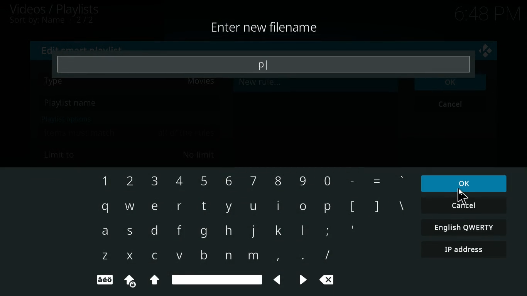 The width and height of the screenshot is (527, 296). What do you see at coordinates (300, 280) in the screenshot?
I see `forward` at bounding box center [300, 280].